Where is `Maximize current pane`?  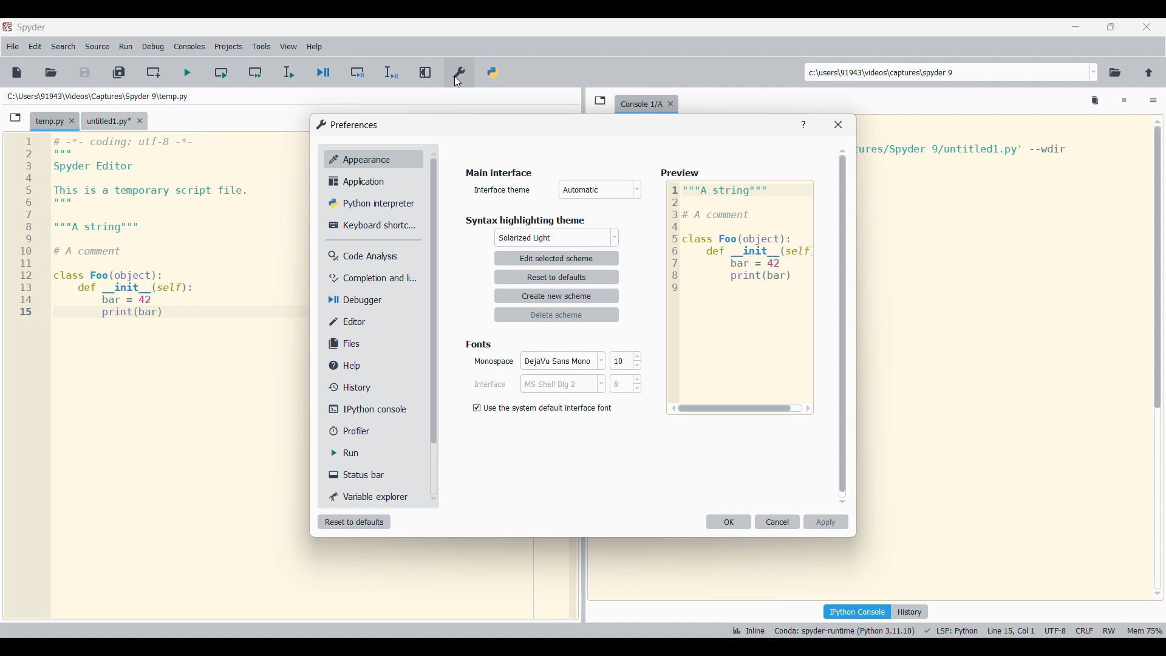 Maximize current pane is located at coordinates (425, 72).